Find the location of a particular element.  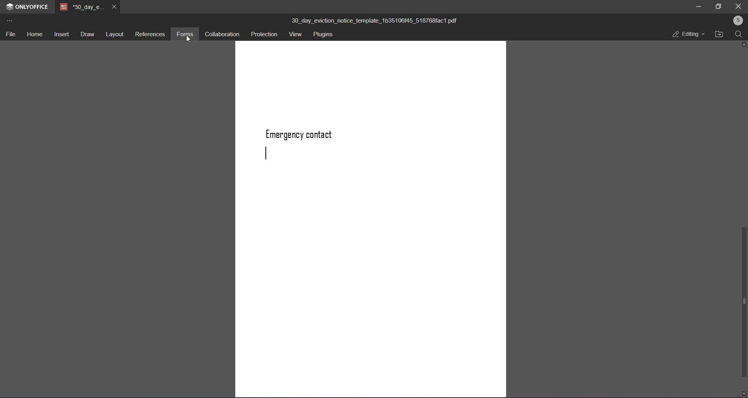

next line is located at coordinates (266, 155).